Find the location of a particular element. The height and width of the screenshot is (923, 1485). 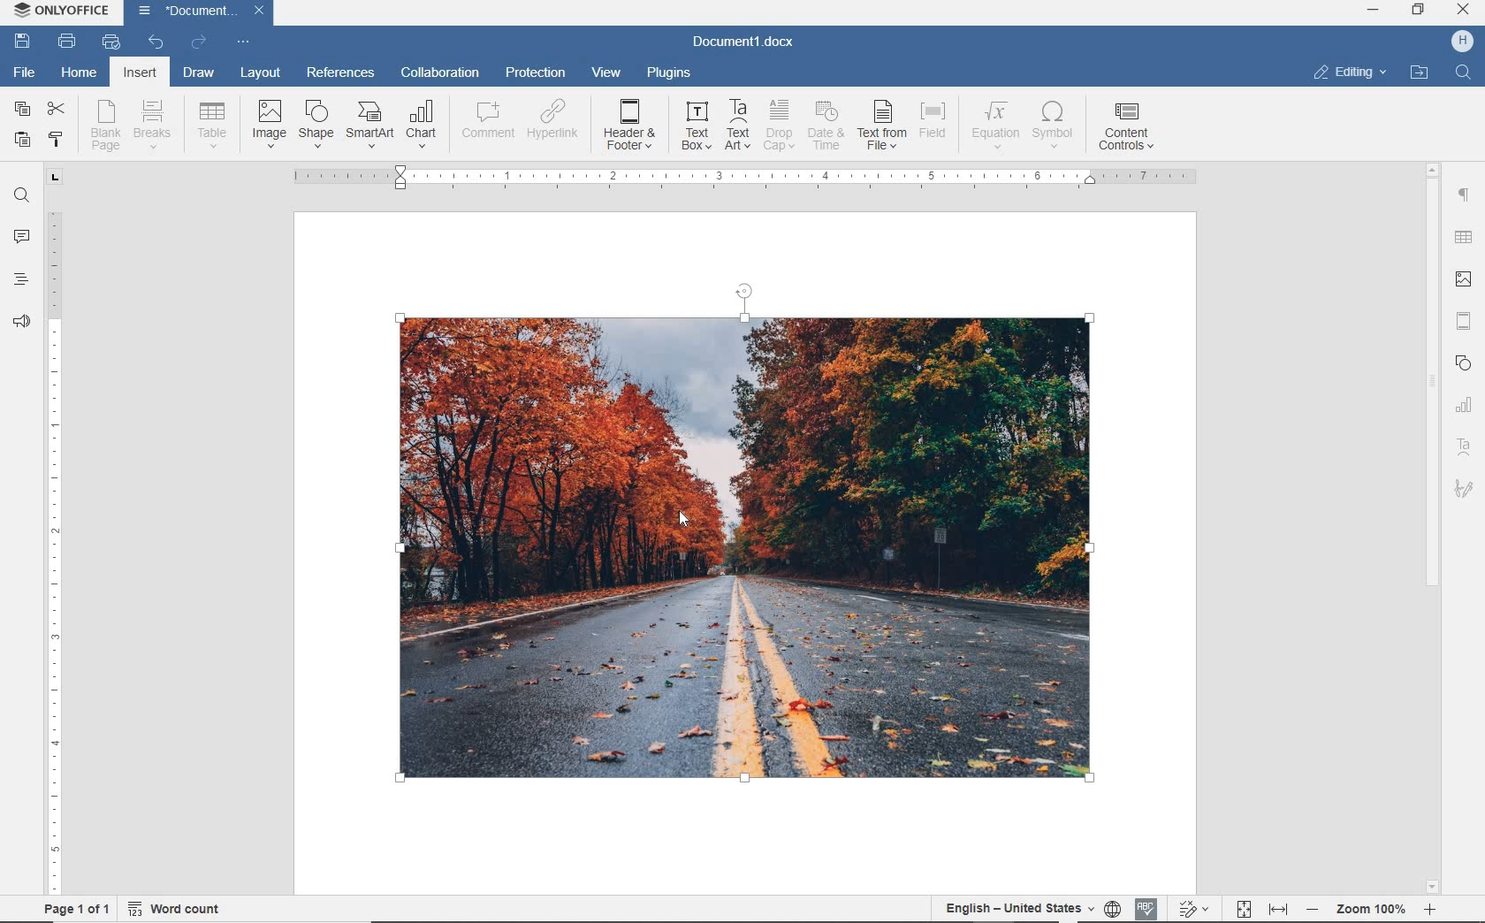

copy style is located at coordinates (57, 140).